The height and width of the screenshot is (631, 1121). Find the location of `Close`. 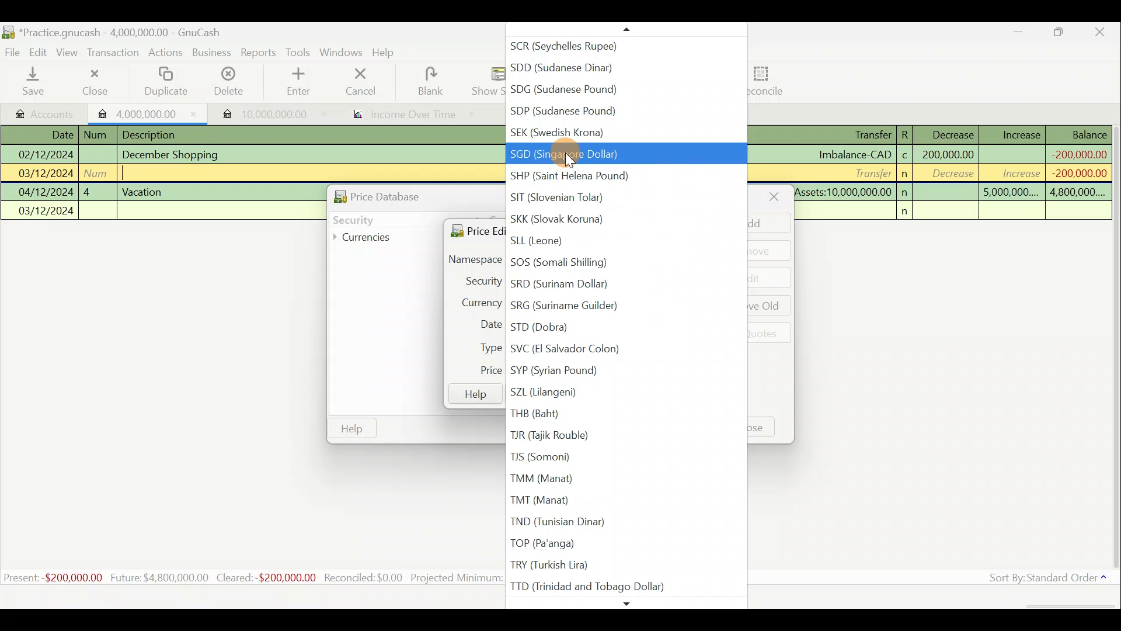

Close is located at coordinates (93, 82).